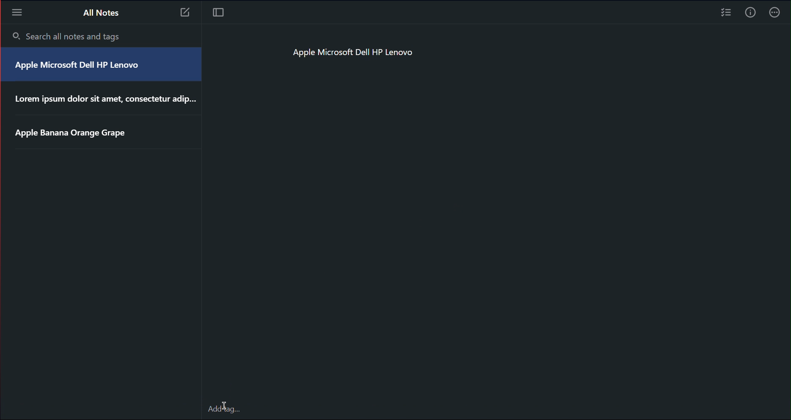 The height and width of the screenshot is (420, 791). I want to click on Lorem ipsum dolor sit amet, consectetur adip..., so click(104, 100).